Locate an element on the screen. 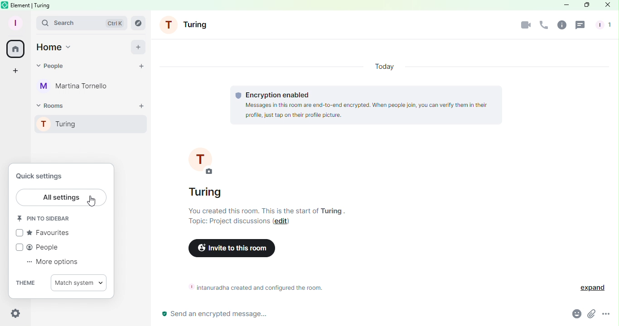 The height and width of the screenshot is (326, 619). Room information is located at coordinates (253, 286).